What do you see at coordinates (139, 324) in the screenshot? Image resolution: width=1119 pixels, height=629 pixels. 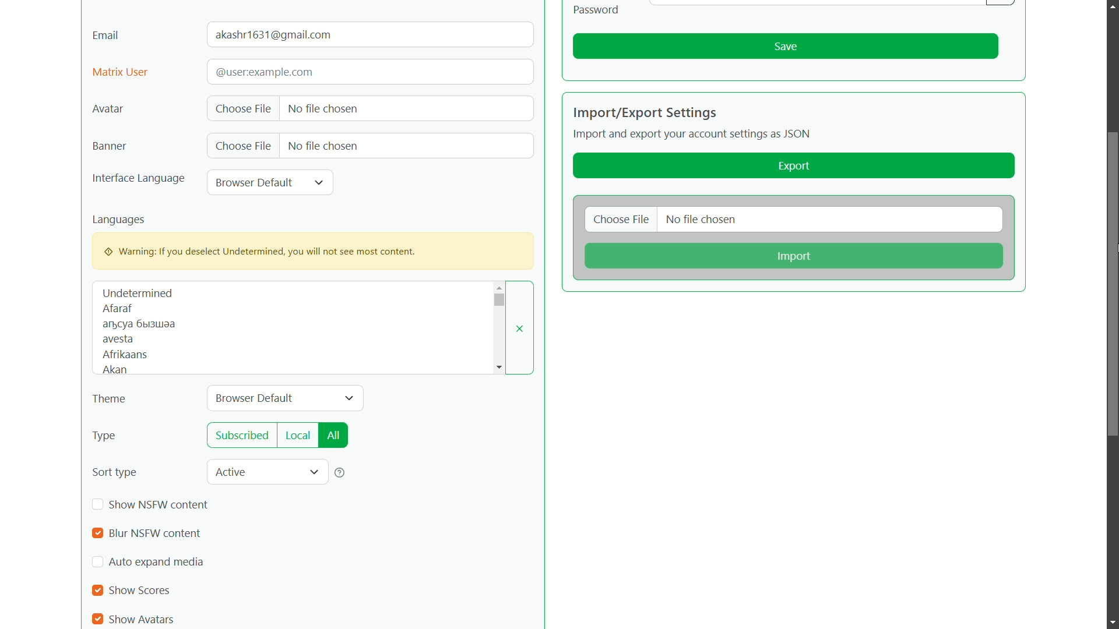 I see `text` at bounding box center [139, 324].